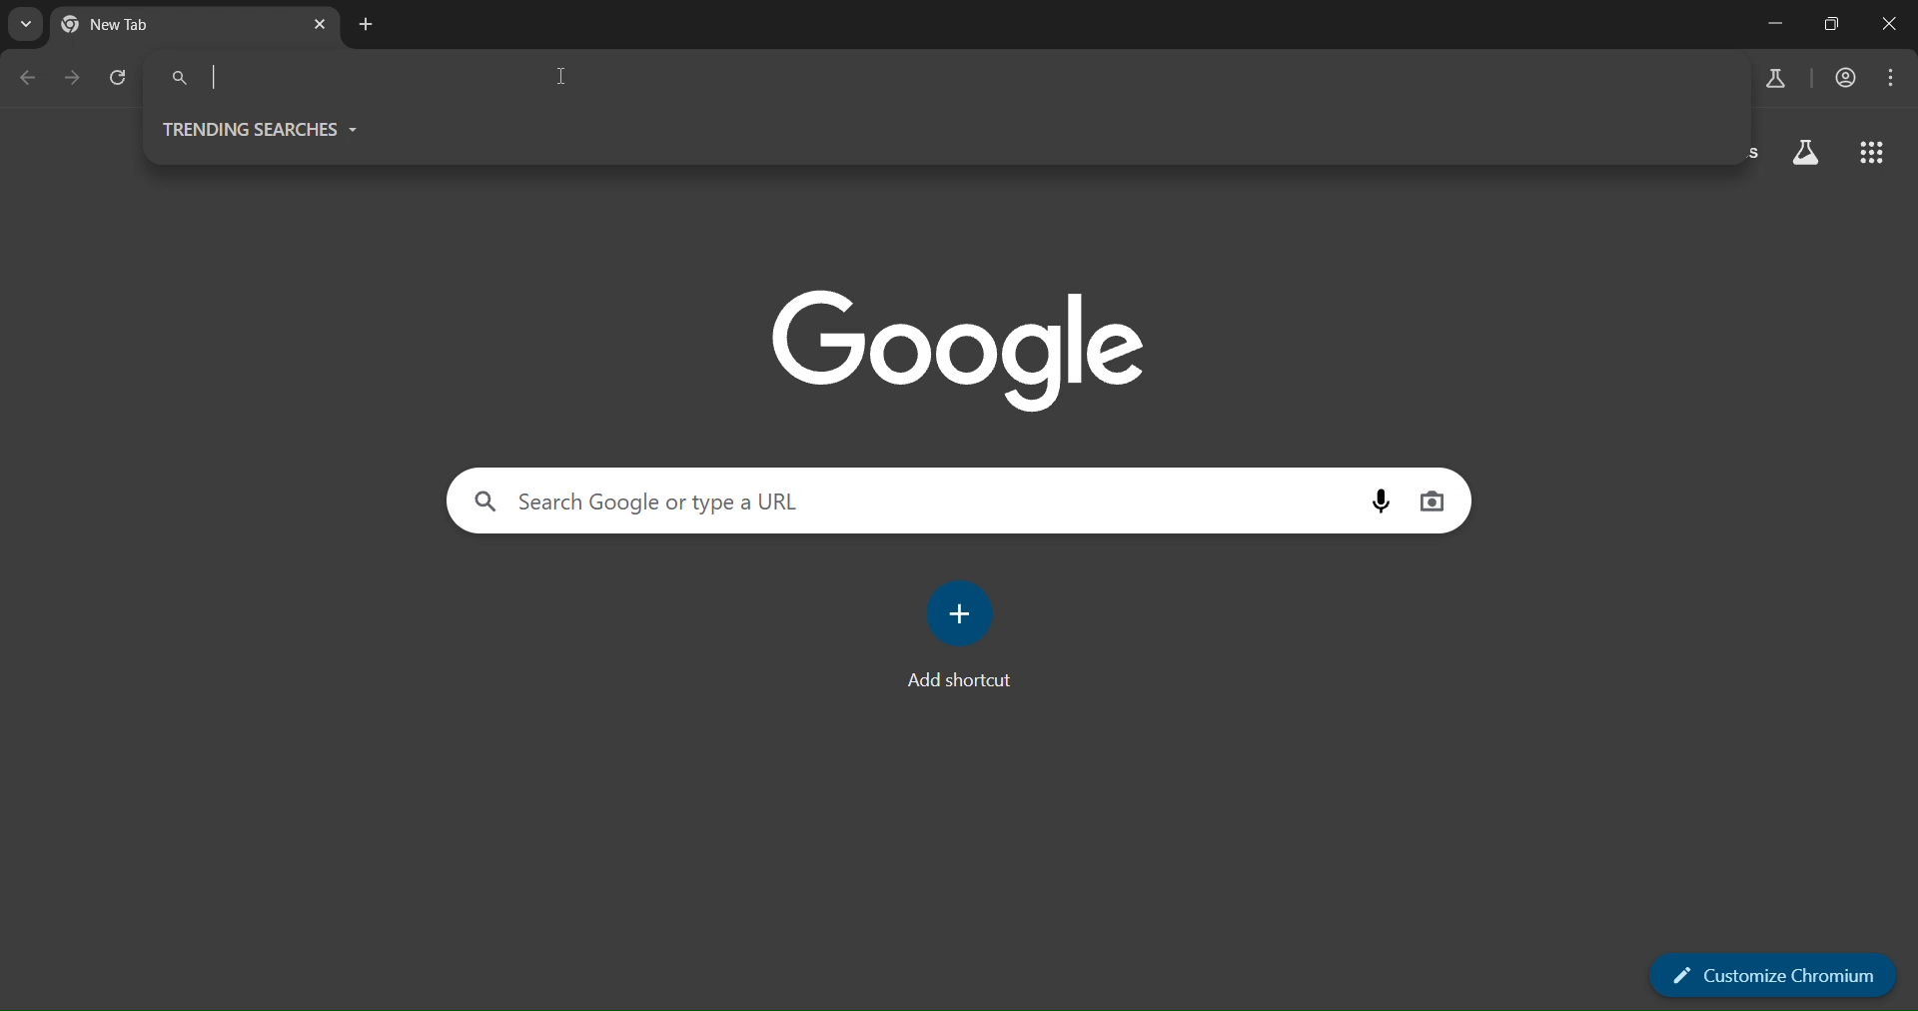  Describe the element at coordinates (1775, 24) in the screenshot. I see `minimize` at that location.